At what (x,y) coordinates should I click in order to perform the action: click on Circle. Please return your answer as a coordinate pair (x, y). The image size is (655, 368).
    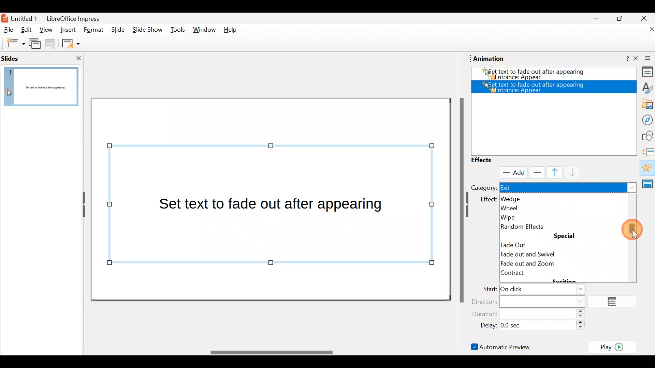
    Looking at the image, I should click on (526, 255).